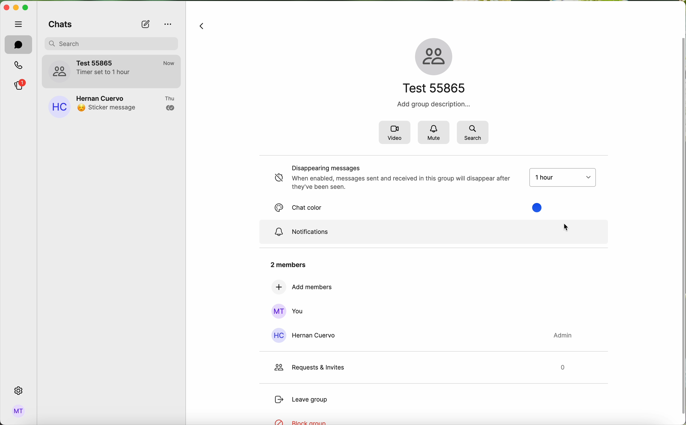 The width and height of the screenshot is (686, 425). I want to click on Hernan Cuervo contact, so click(420, 336).